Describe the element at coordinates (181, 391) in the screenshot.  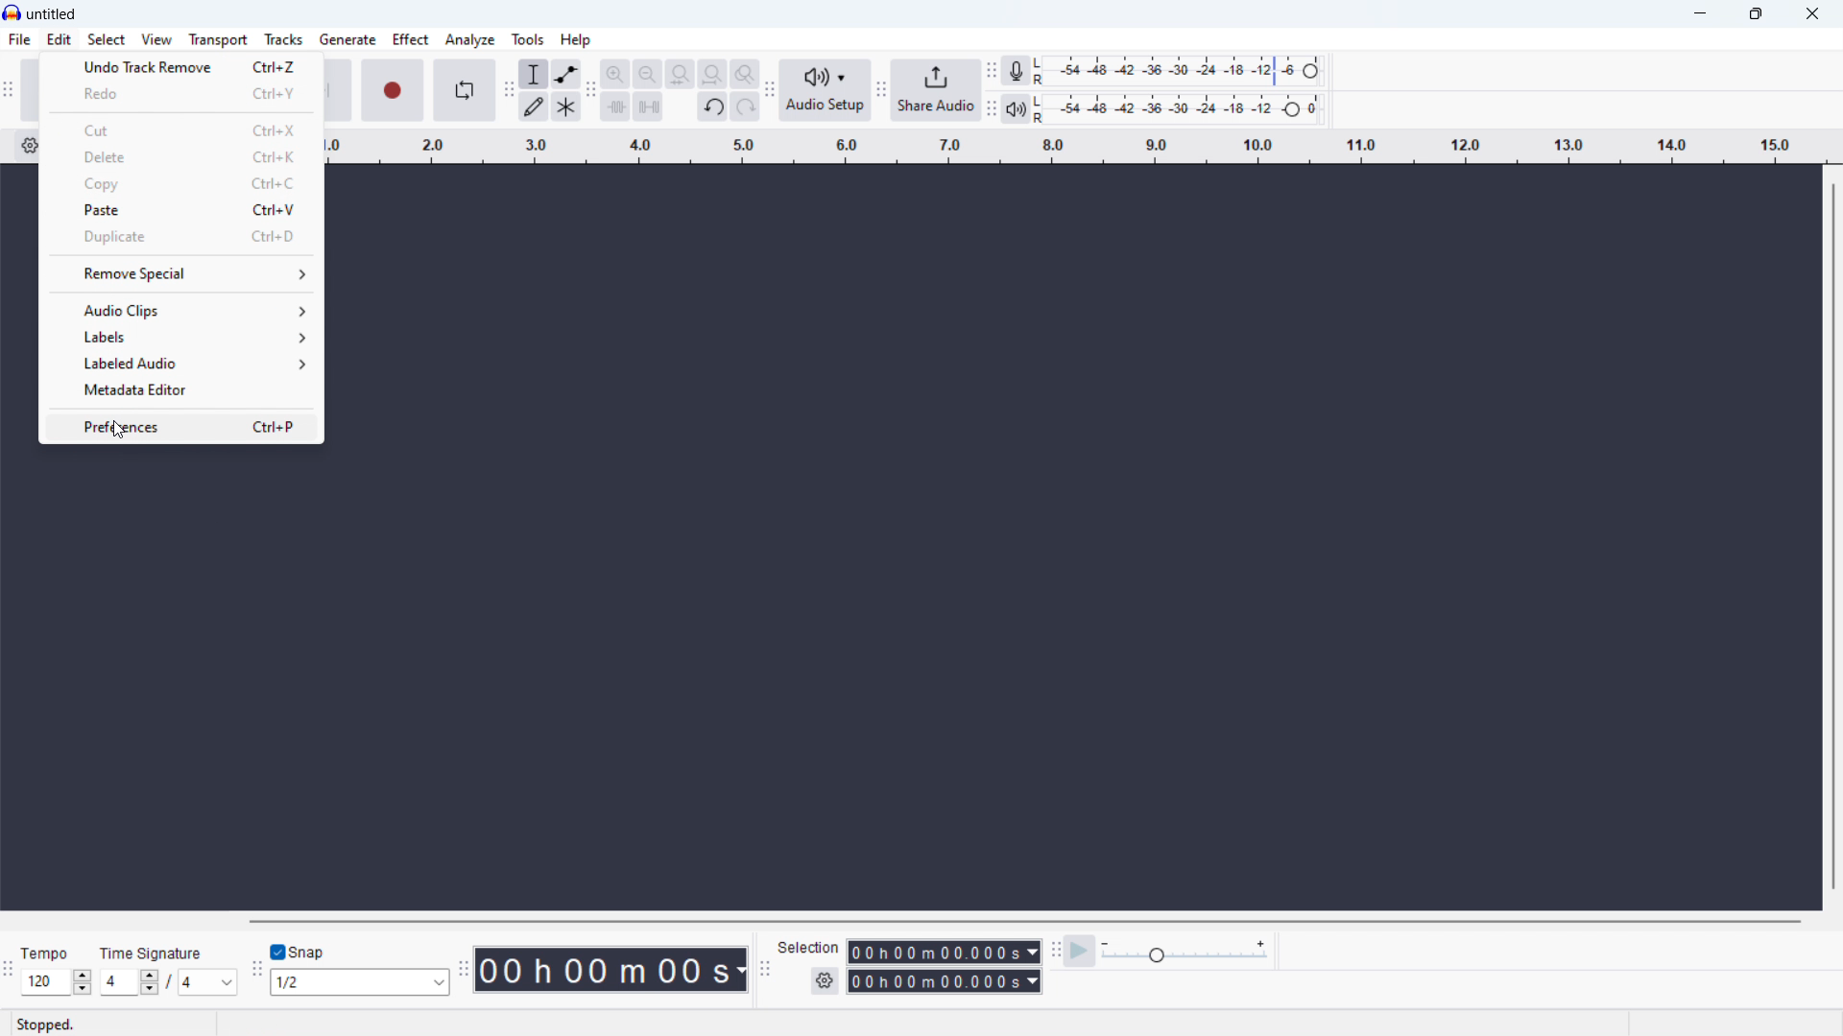
I see `metadata editor` at that location.